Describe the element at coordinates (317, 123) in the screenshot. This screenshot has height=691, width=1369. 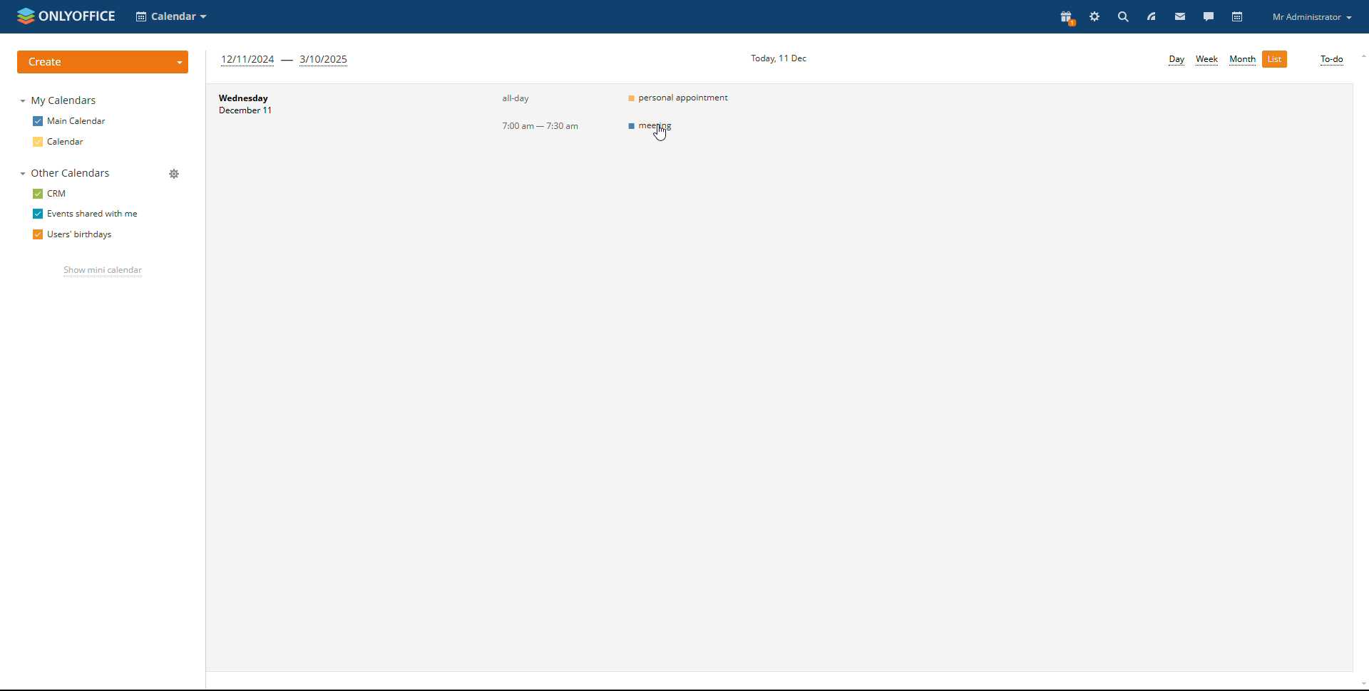
I see `day and date` at that location.